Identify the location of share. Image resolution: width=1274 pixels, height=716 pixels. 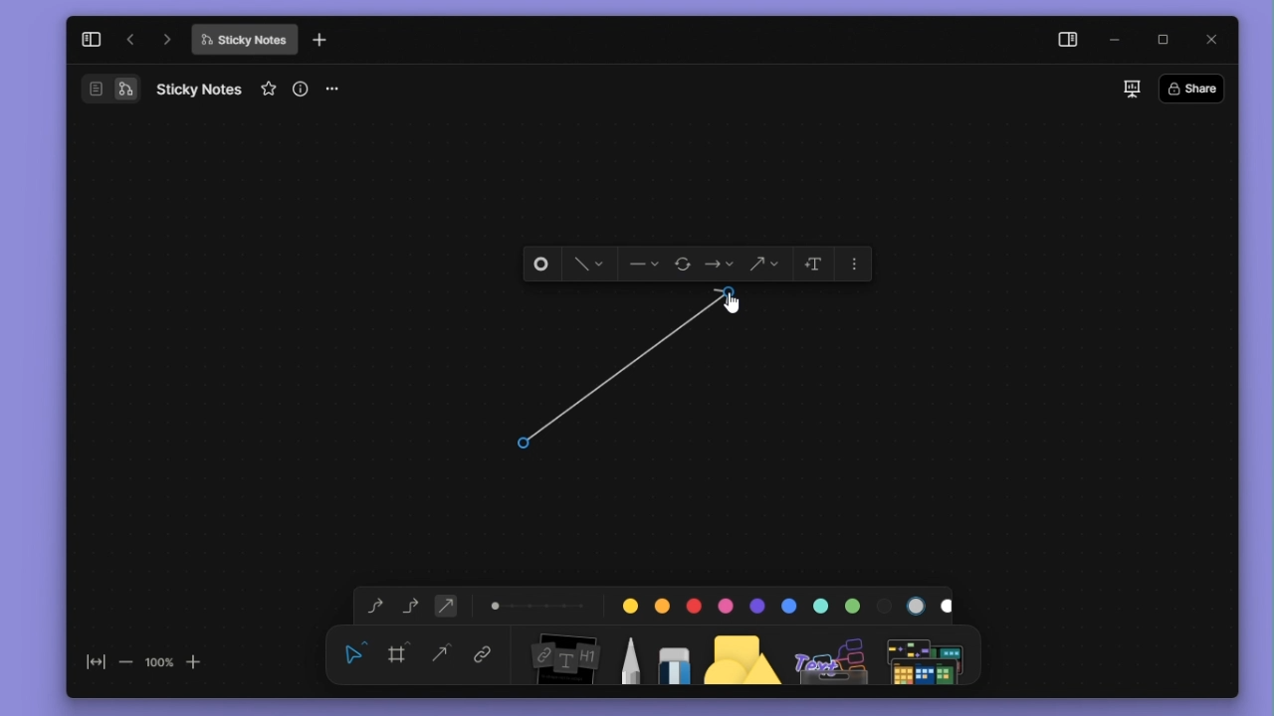
(1197, 88).